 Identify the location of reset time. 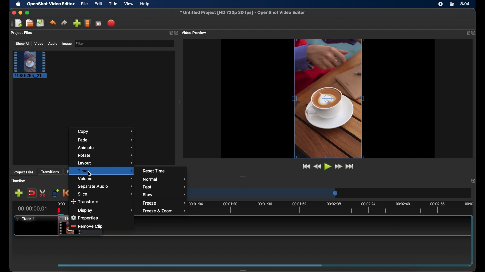
(155, 171).